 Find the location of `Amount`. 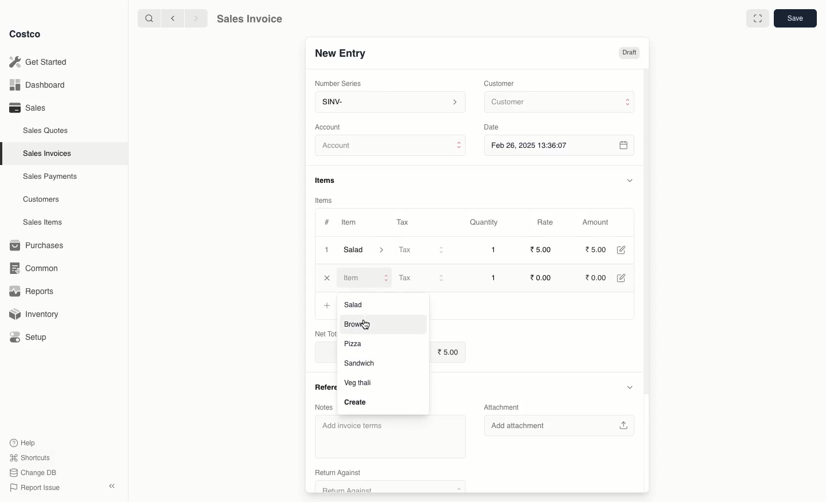

Amount is located at coordinates (599, 222).